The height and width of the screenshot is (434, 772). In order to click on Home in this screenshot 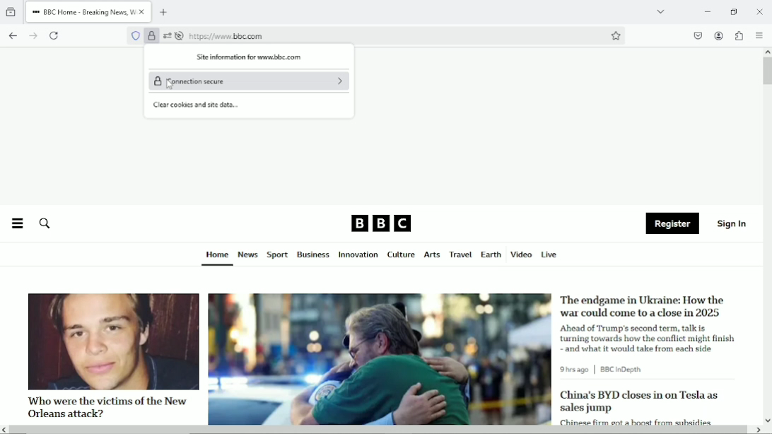, I will do `click(216, 254)`.